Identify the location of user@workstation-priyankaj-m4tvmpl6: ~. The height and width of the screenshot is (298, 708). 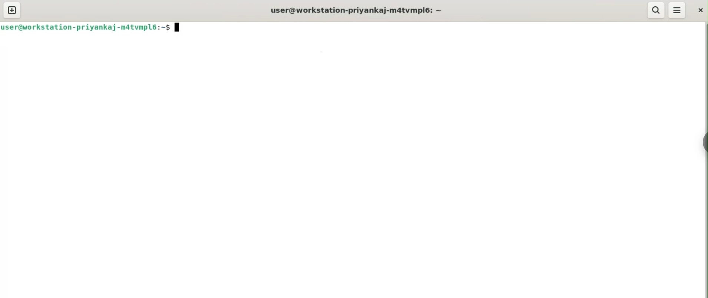
(357, 9).